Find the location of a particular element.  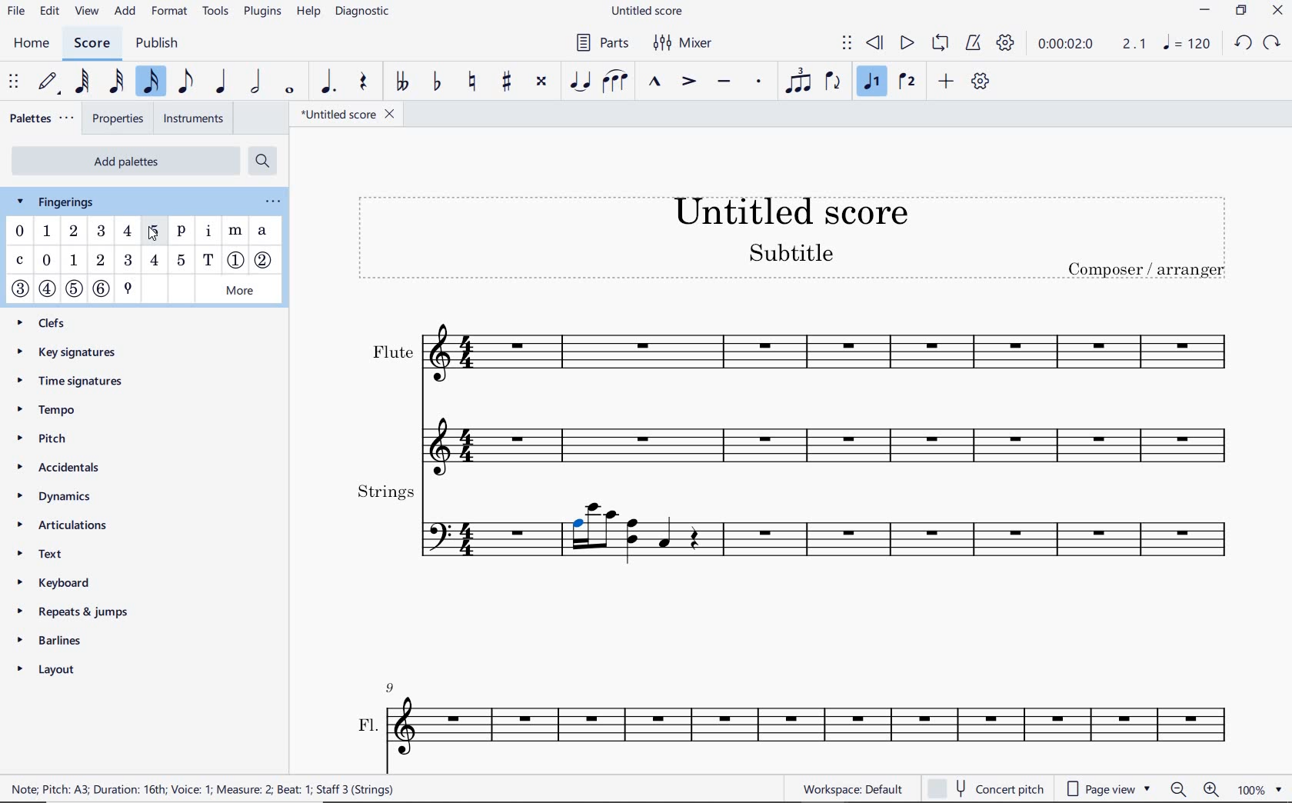

REDO is located at coordinates (1271, 44).